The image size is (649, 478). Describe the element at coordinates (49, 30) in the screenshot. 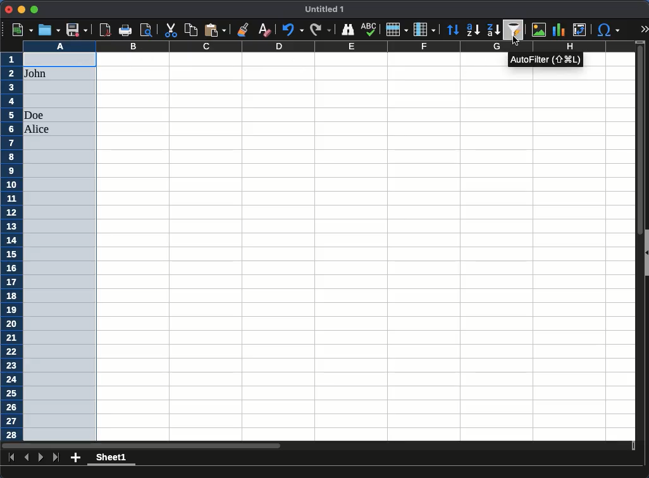

I see `open` at that location.